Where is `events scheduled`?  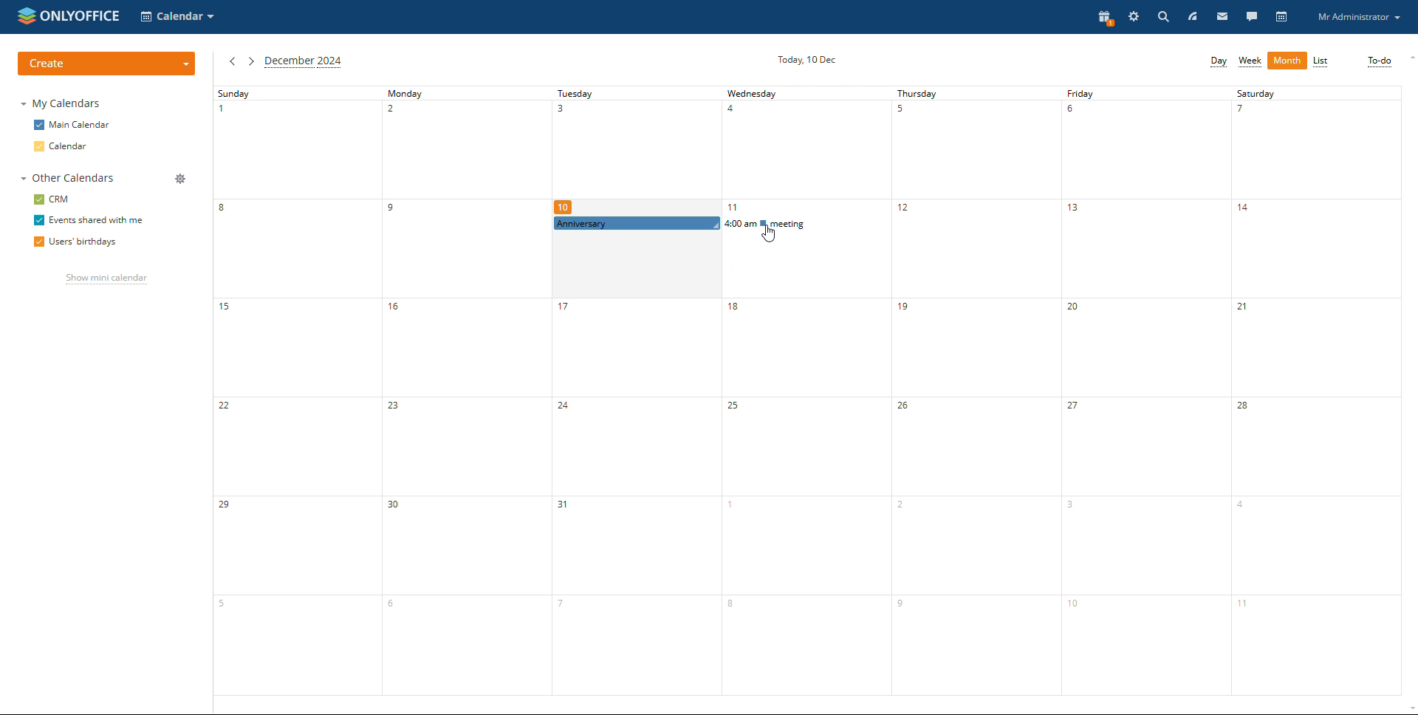 events scheduled is located at coordinates (722, 224).